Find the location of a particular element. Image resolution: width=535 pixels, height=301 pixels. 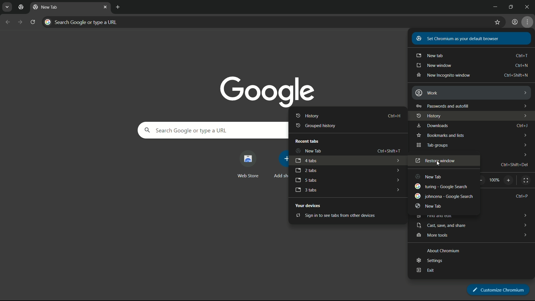

johncena - google search is located at coordinates (444, 196).